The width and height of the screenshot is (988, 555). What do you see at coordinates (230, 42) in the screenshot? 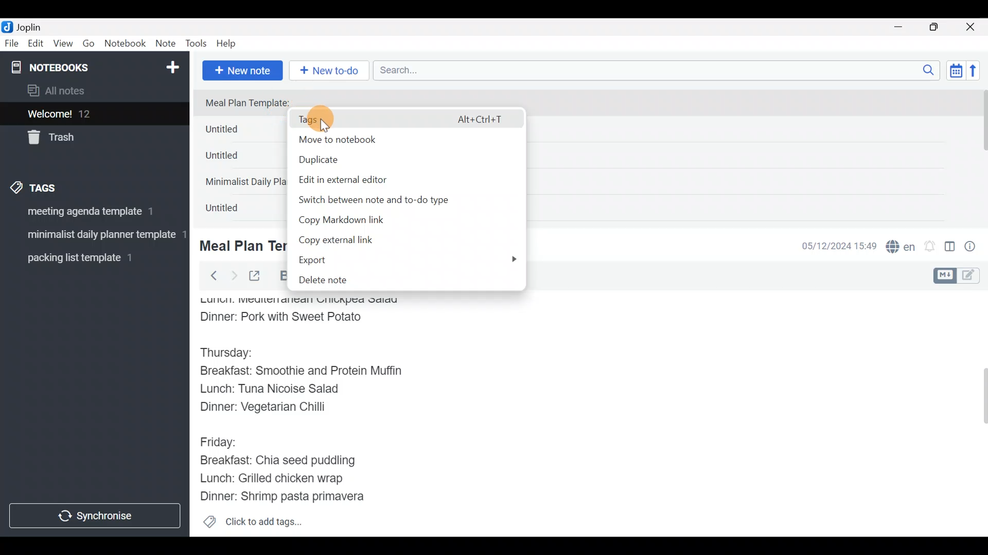
I see `Help` at bounding box center [230, 42].